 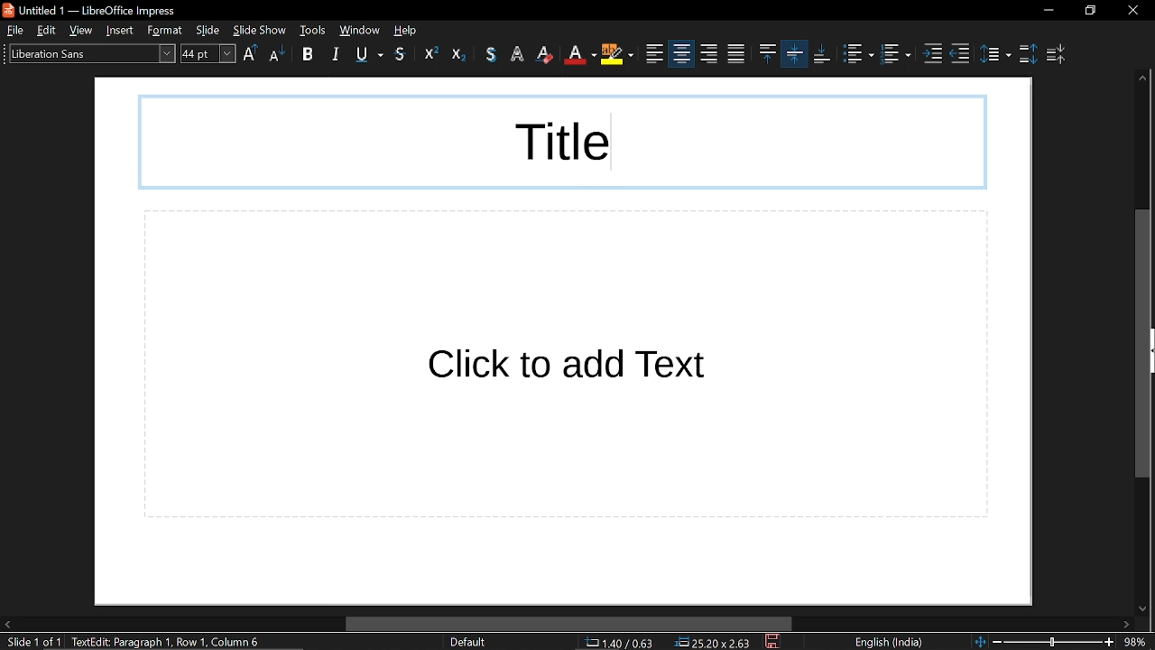 I want to click on subscript, so click(x=458, y=54).